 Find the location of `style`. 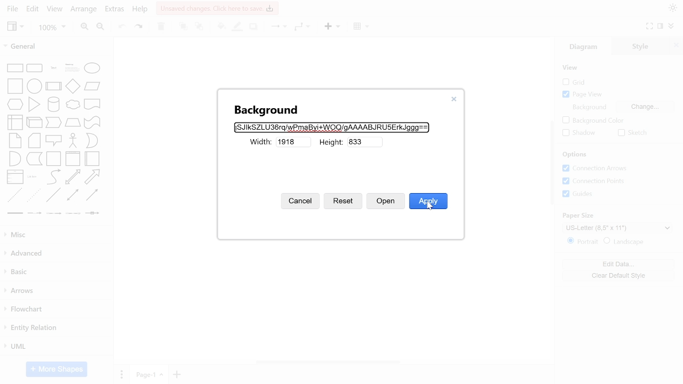

style is located at coordinates (644, 46).